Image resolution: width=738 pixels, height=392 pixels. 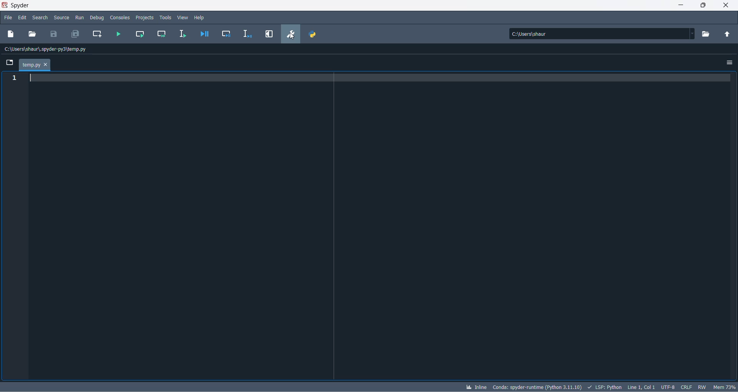 I want to click on source, so click(x=60, y=18).